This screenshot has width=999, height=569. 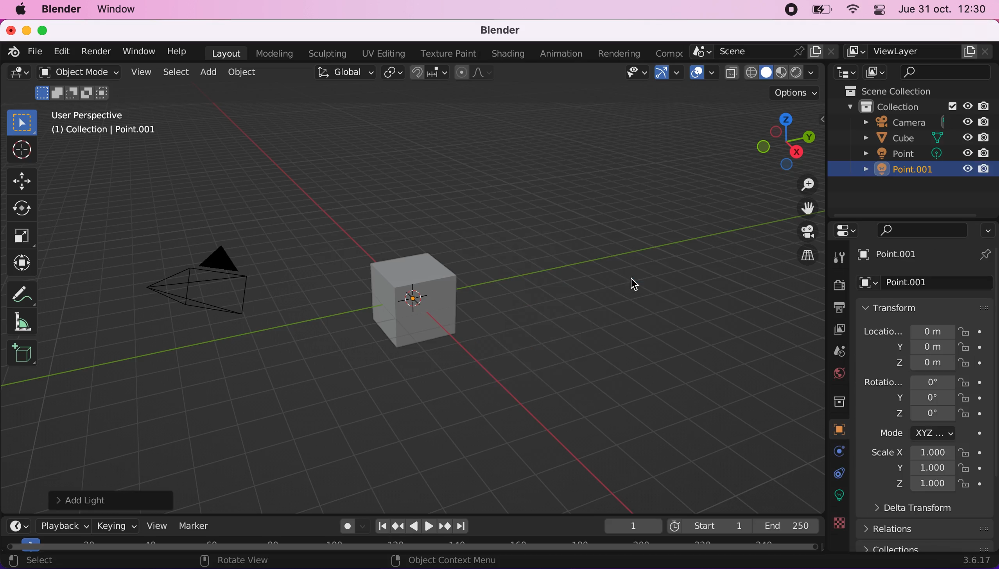 I want to click on texture, so click(x=840, y=523).